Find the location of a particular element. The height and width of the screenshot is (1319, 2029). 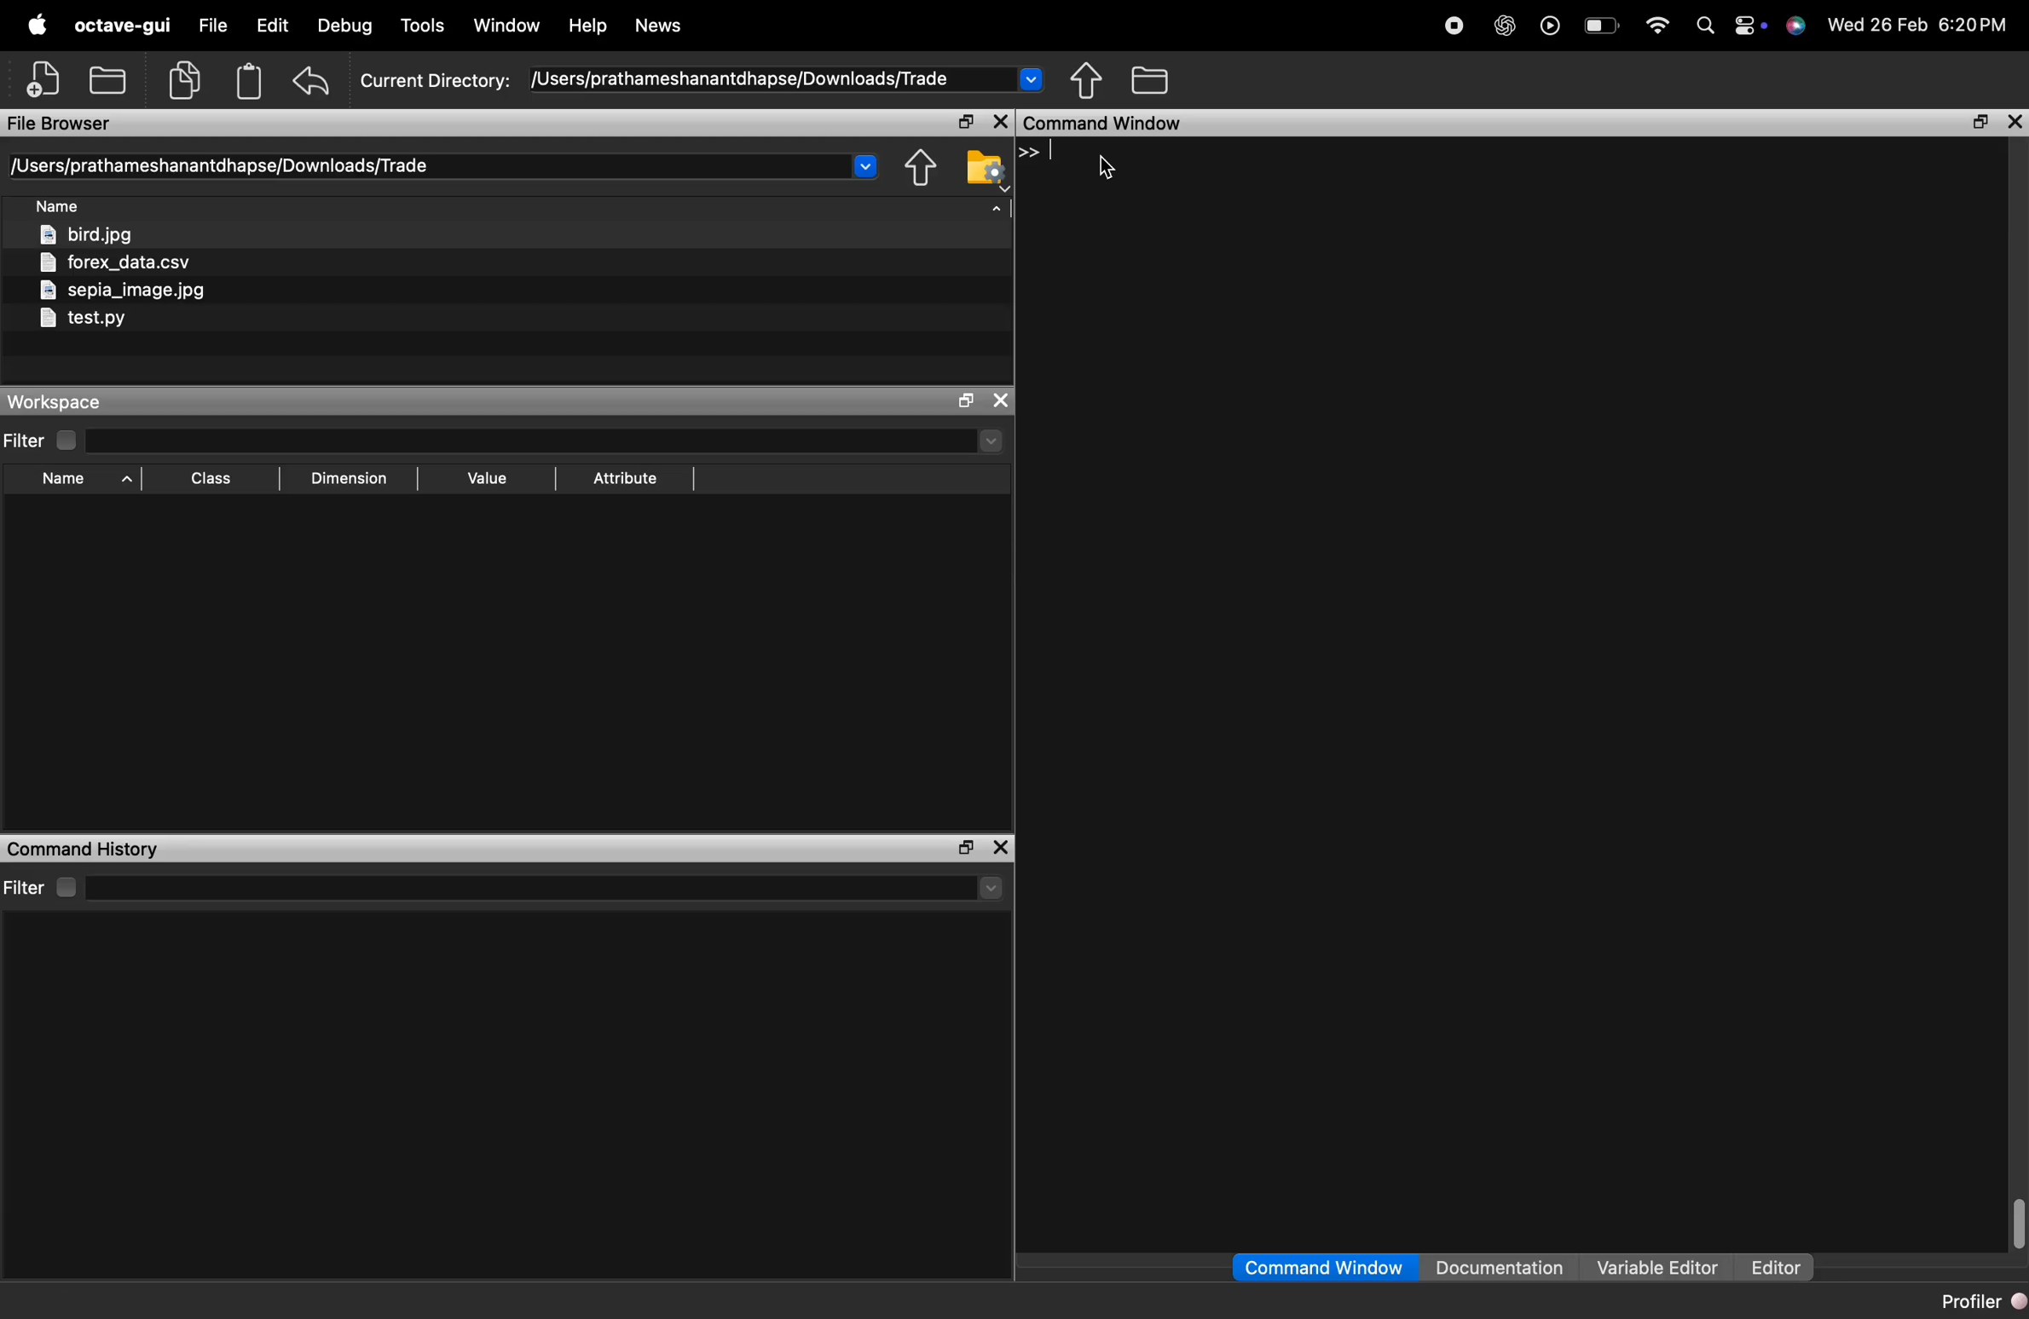

close is located at coordinates (1002, 849).